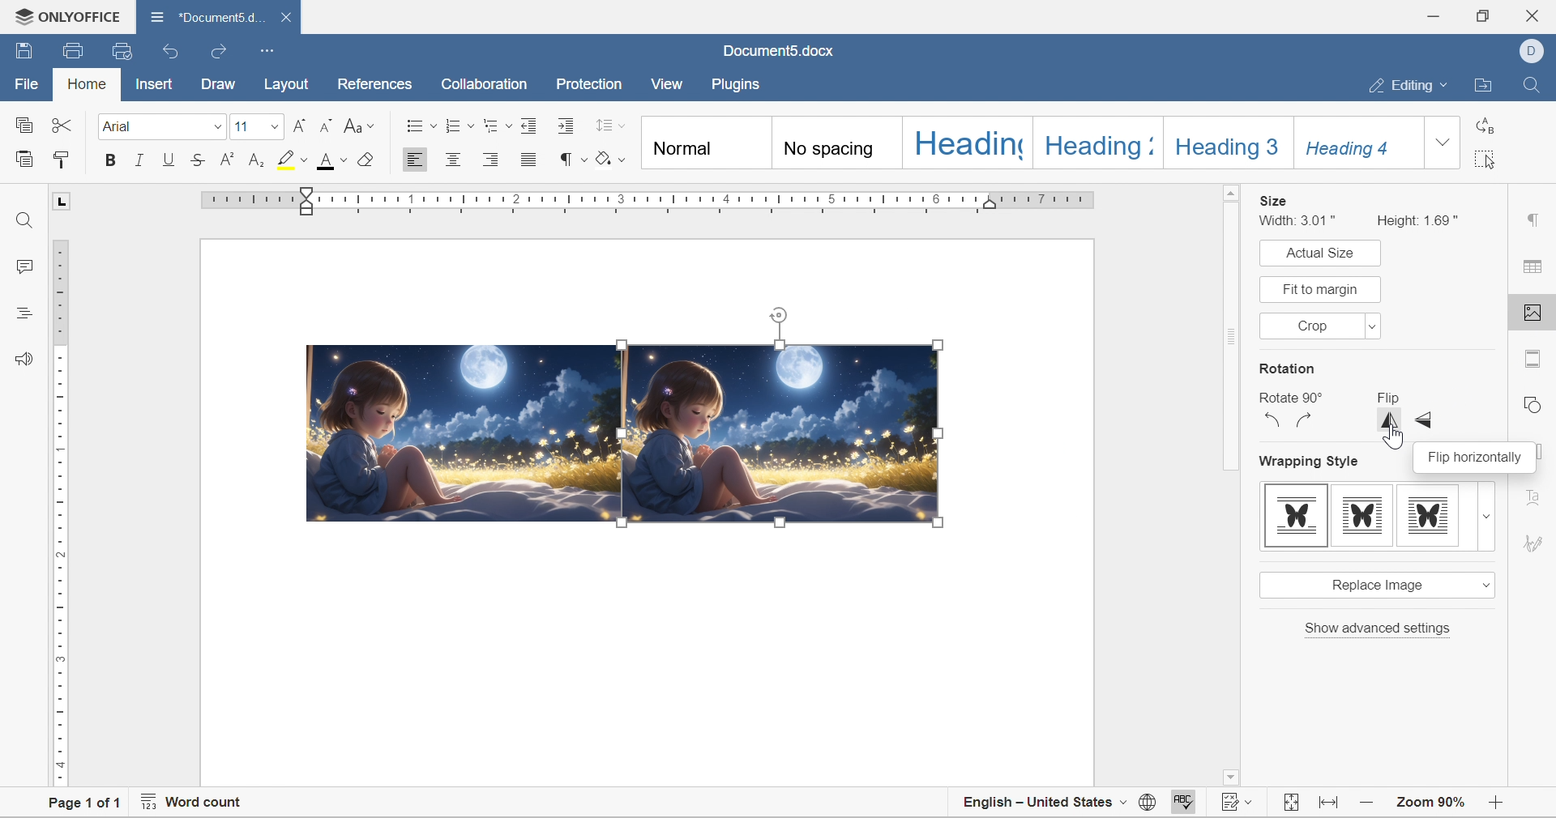 The height and width of the screenshot is (818, 1556). I want to click on zoom out, so click(1494, 806).